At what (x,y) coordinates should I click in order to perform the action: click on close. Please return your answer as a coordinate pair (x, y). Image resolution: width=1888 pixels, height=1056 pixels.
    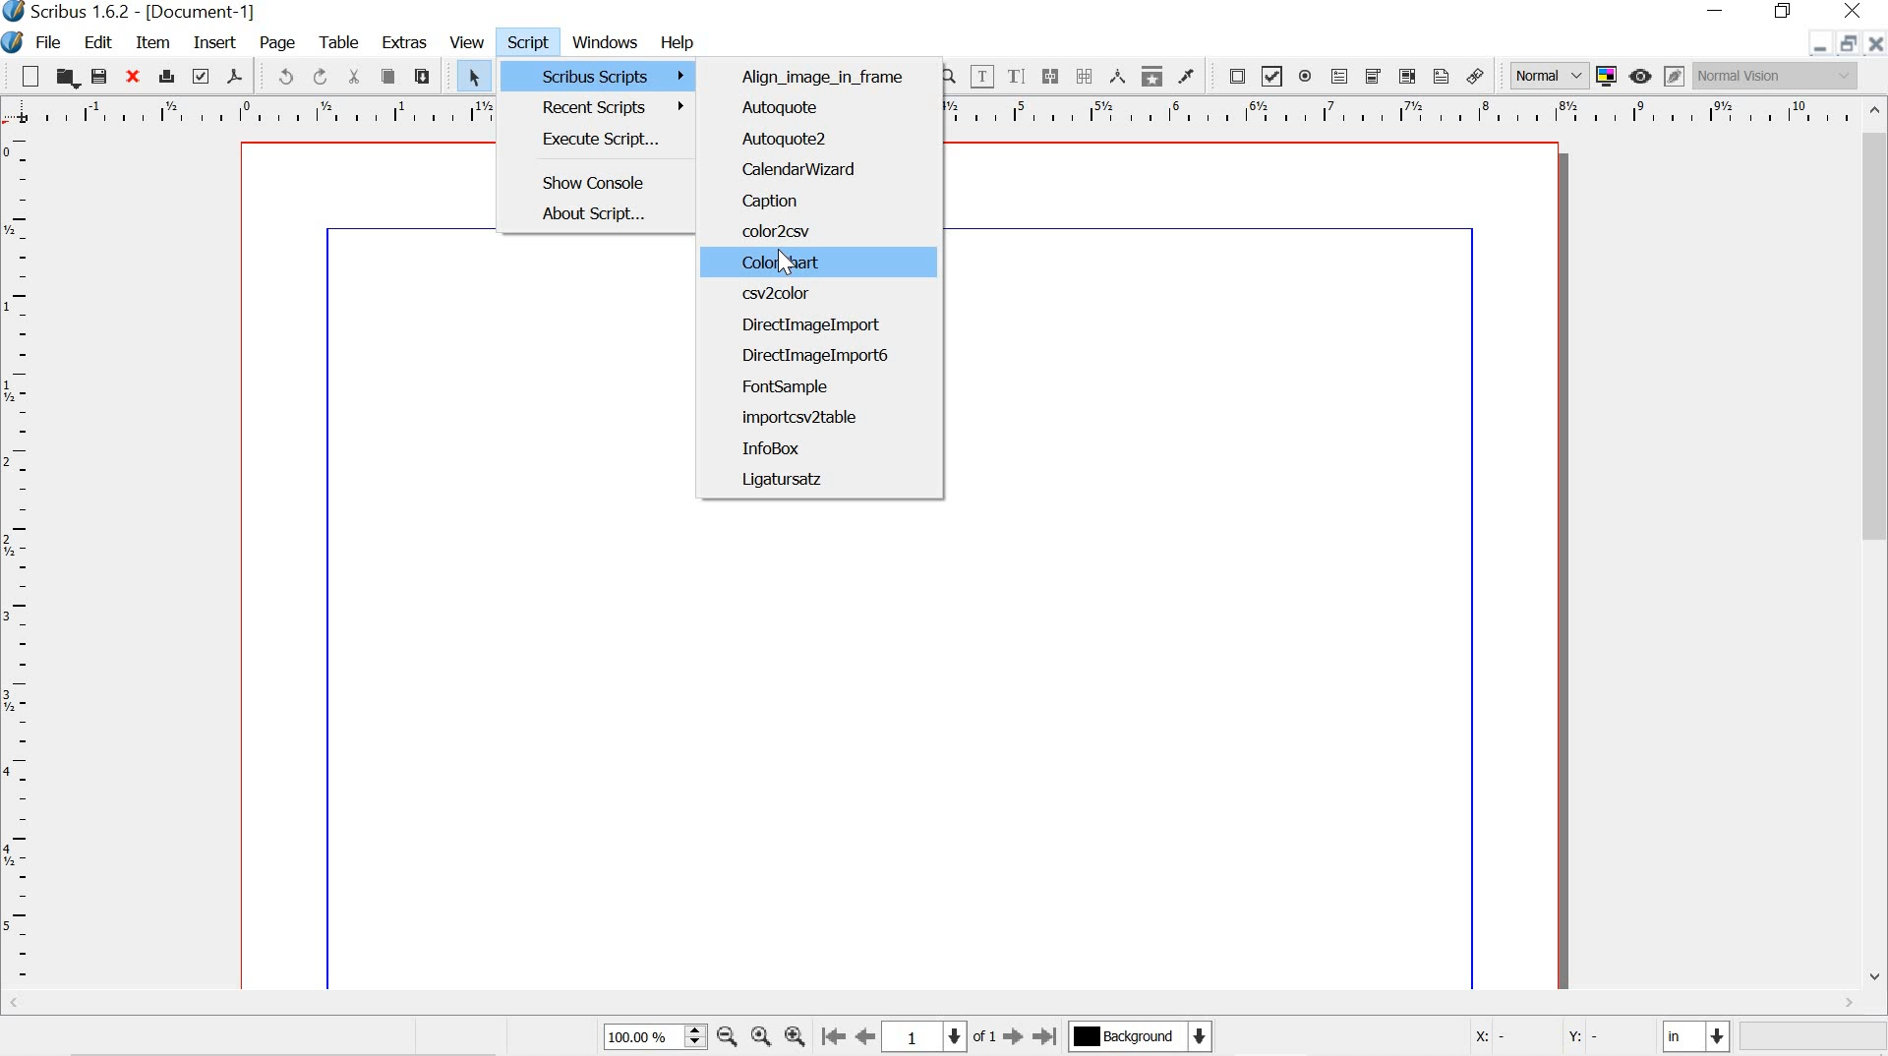
    Looking at the image, I should click on (131, 78).